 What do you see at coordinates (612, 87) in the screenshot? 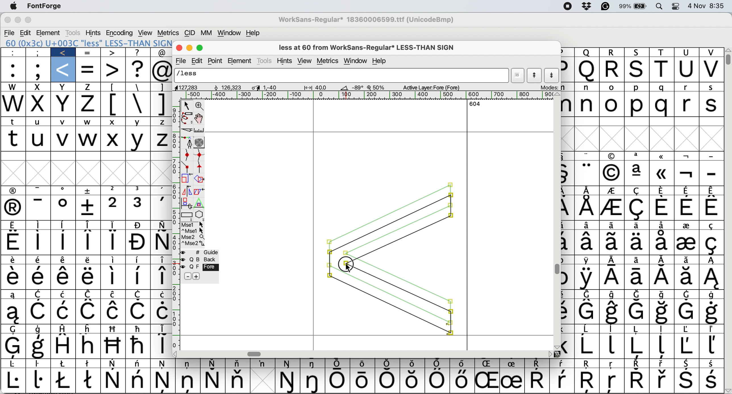
I see `o` at bounding box center [612, 87].